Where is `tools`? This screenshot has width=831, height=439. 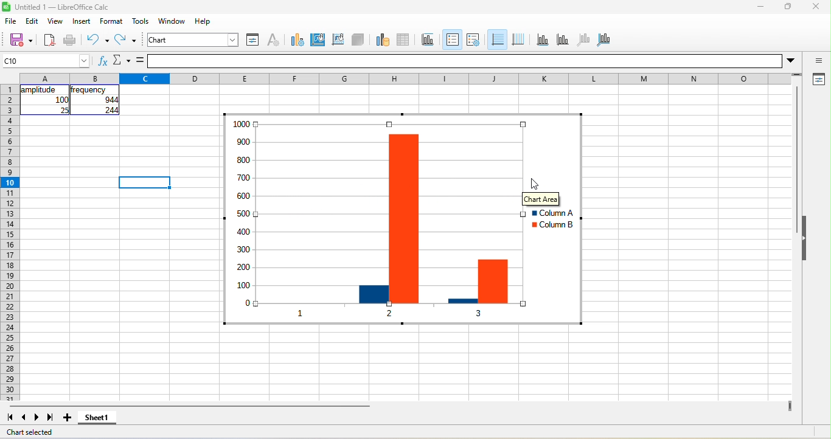
tools is located at coordinates (141, 21).